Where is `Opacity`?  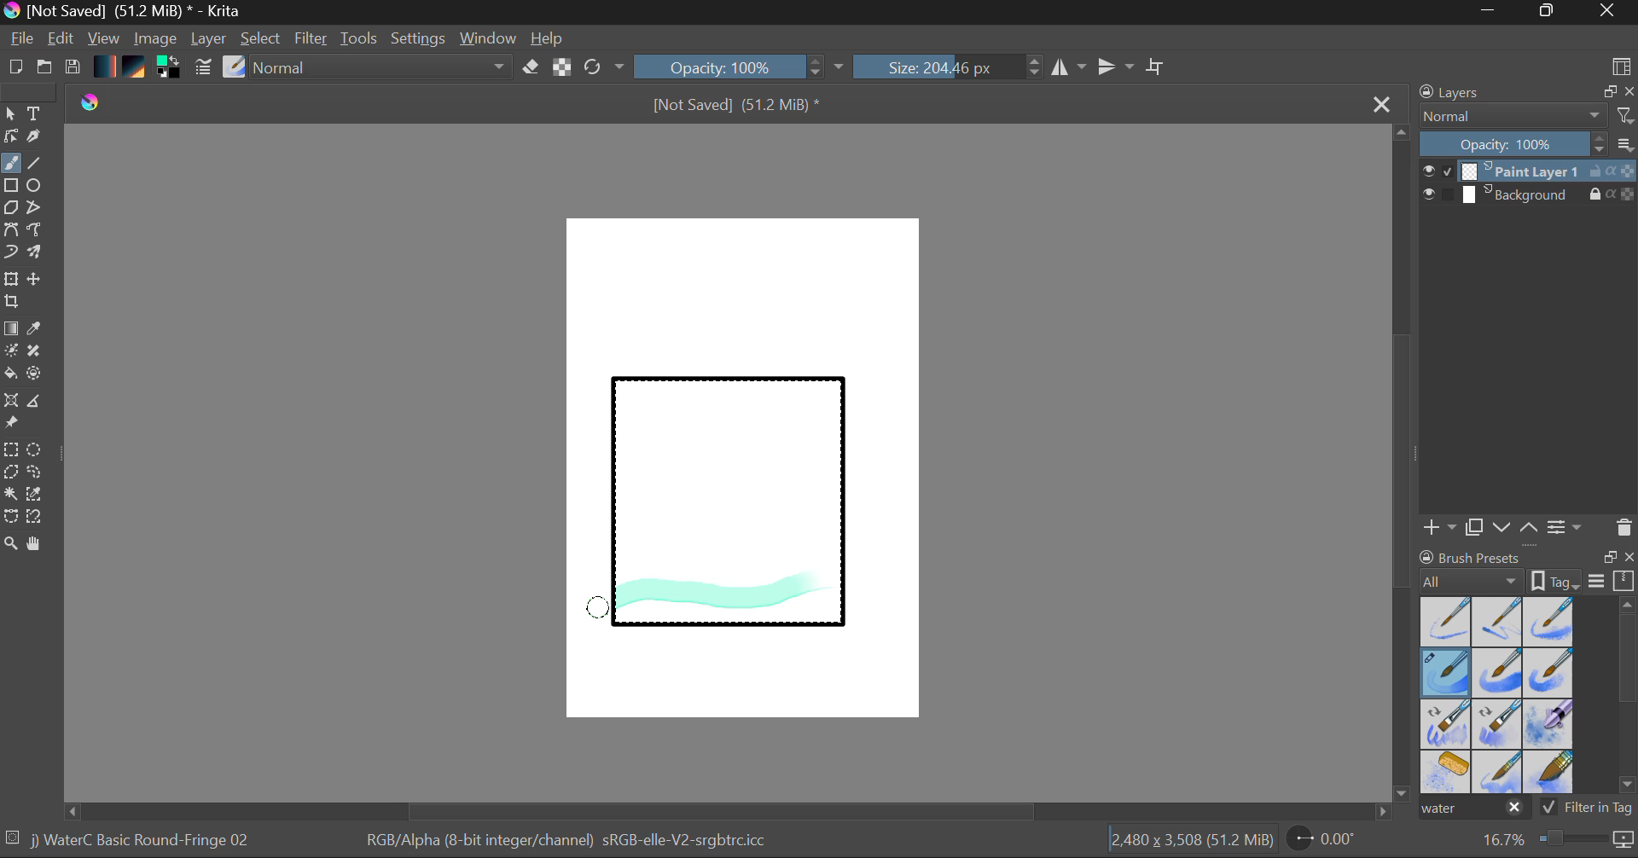
Opacity is located at coordinates (741, 67).